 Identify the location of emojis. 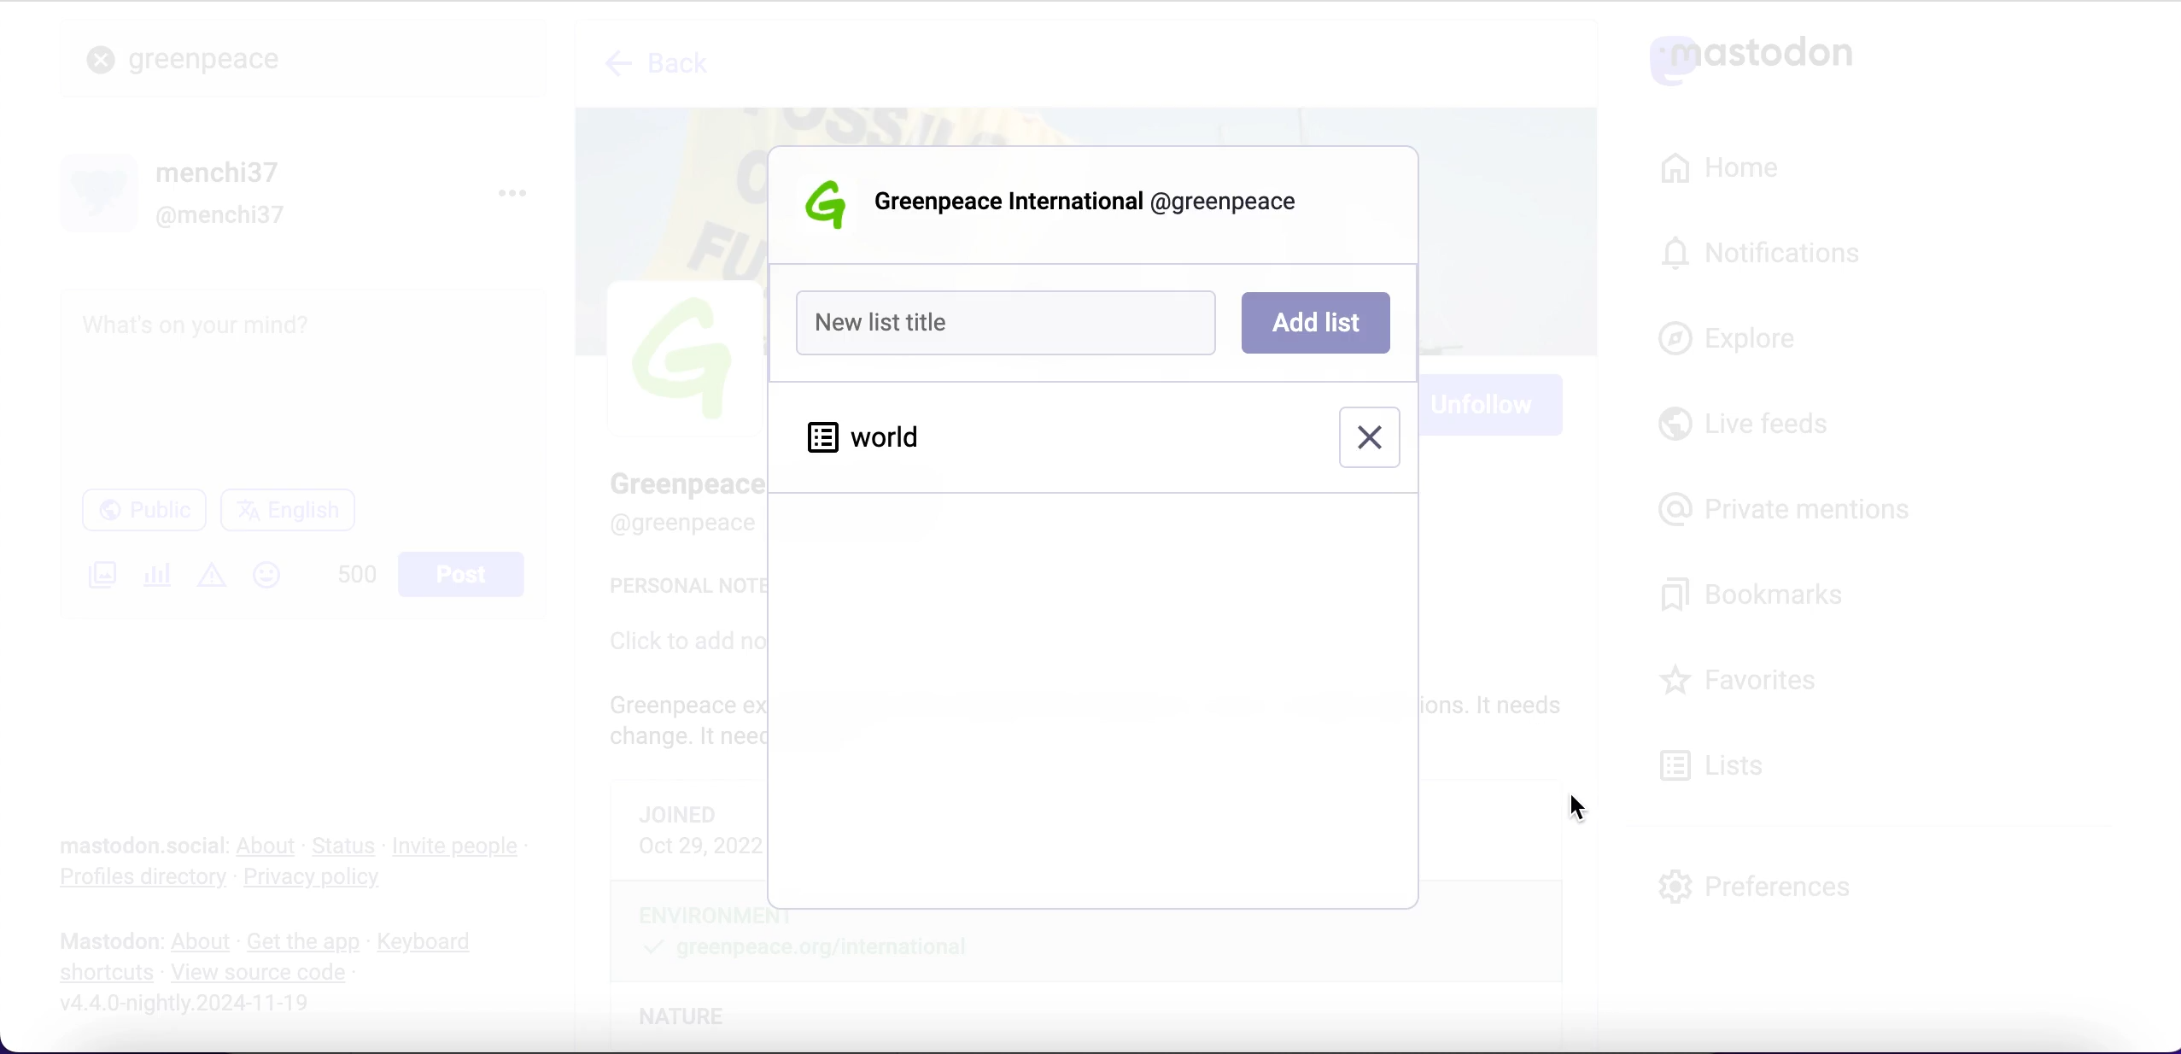
(274, 583).